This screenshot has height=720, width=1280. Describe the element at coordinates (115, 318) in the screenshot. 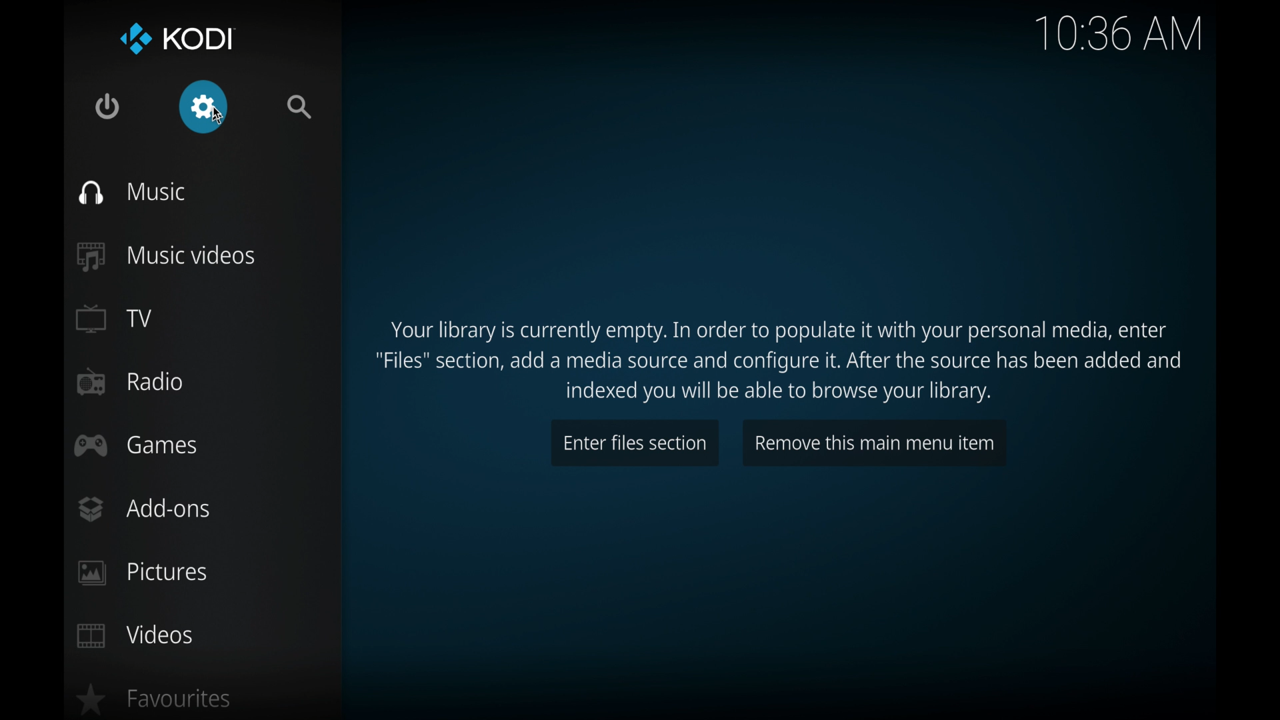

I see `Tv` at that location.